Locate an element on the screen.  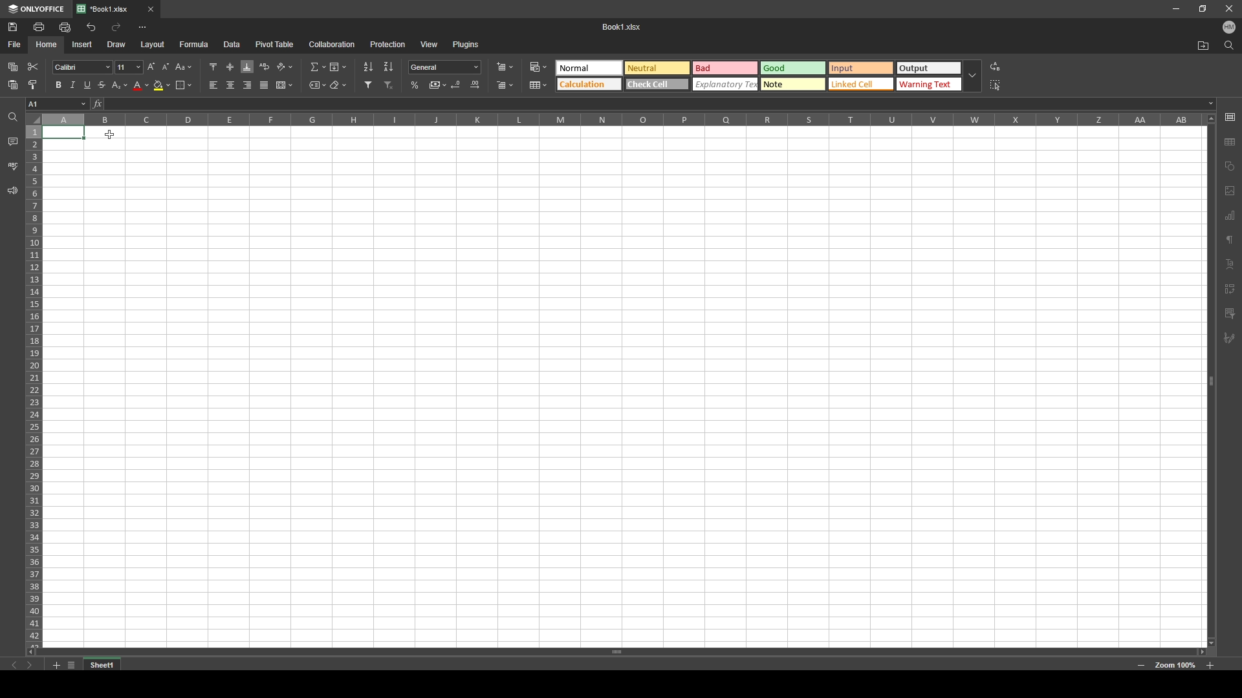
number format is located at coordinates (444, 67).